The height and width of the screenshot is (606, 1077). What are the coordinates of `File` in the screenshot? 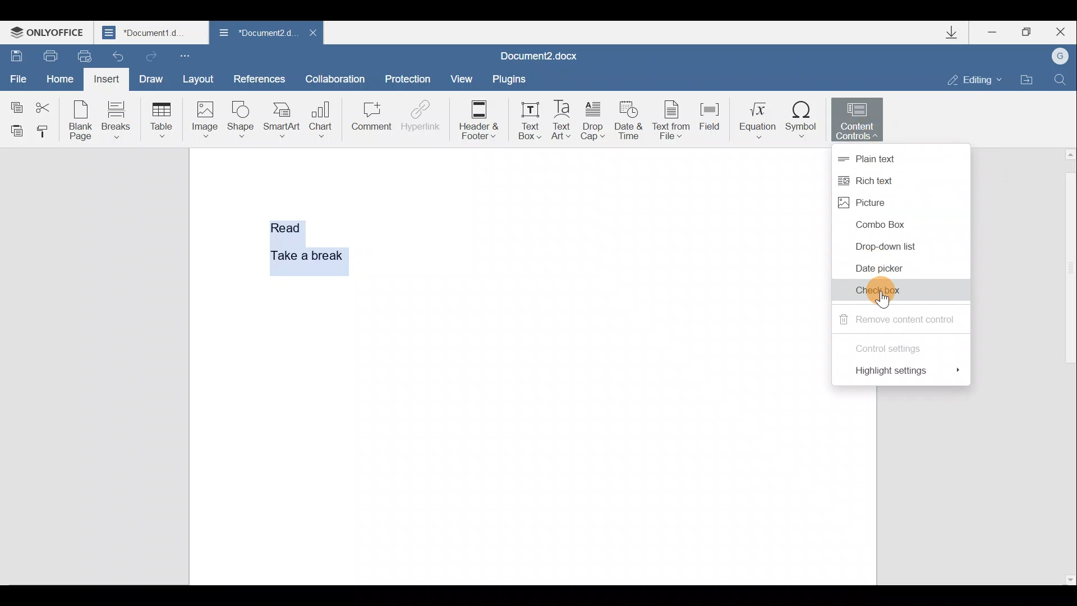 It's located at (17, 75).